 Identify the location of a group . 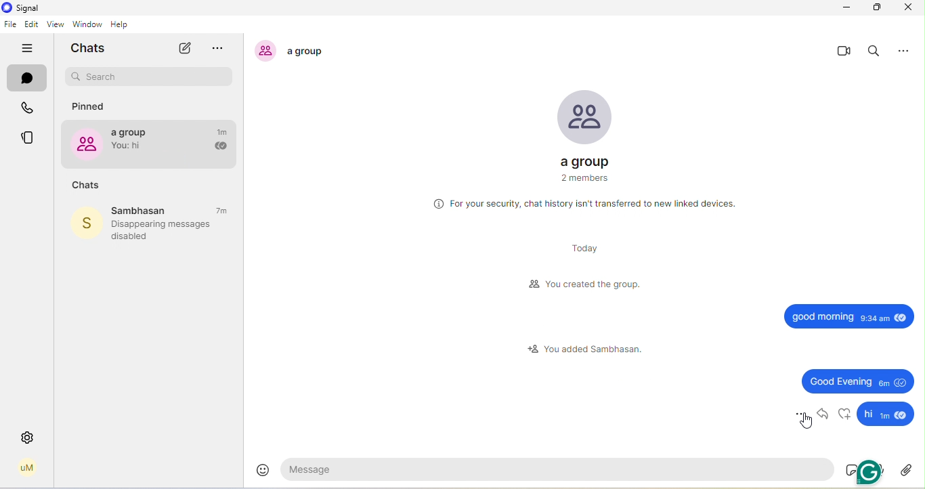
(584, 129).